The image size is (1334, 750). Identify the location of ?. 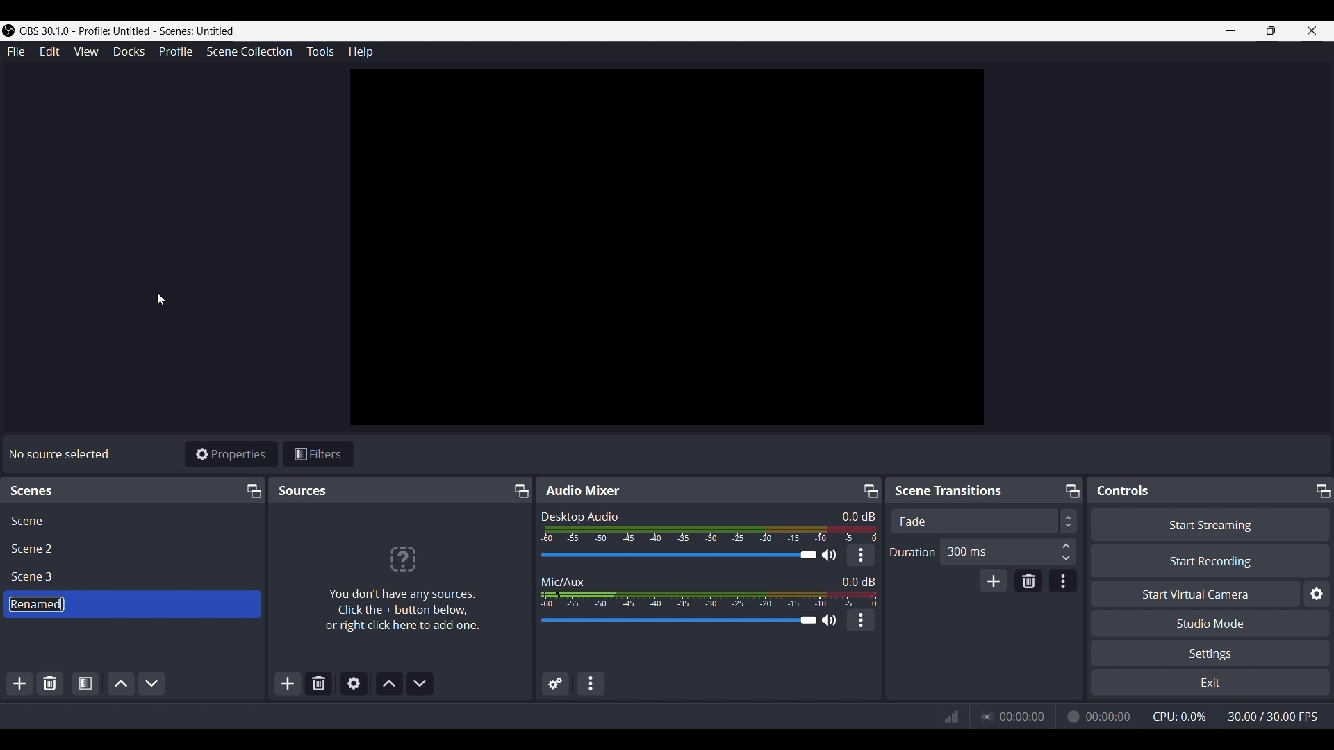
(403, 558).